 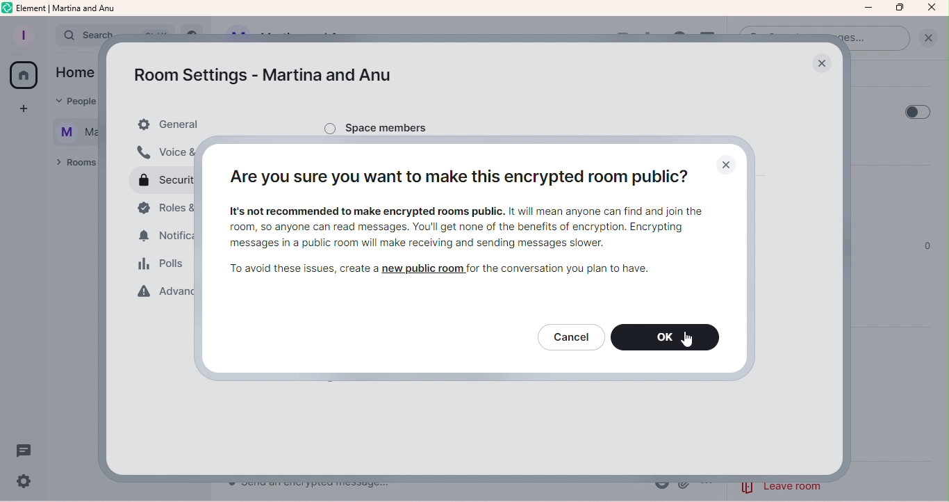 I want to click on Minimize, so click(x=869, y=10).